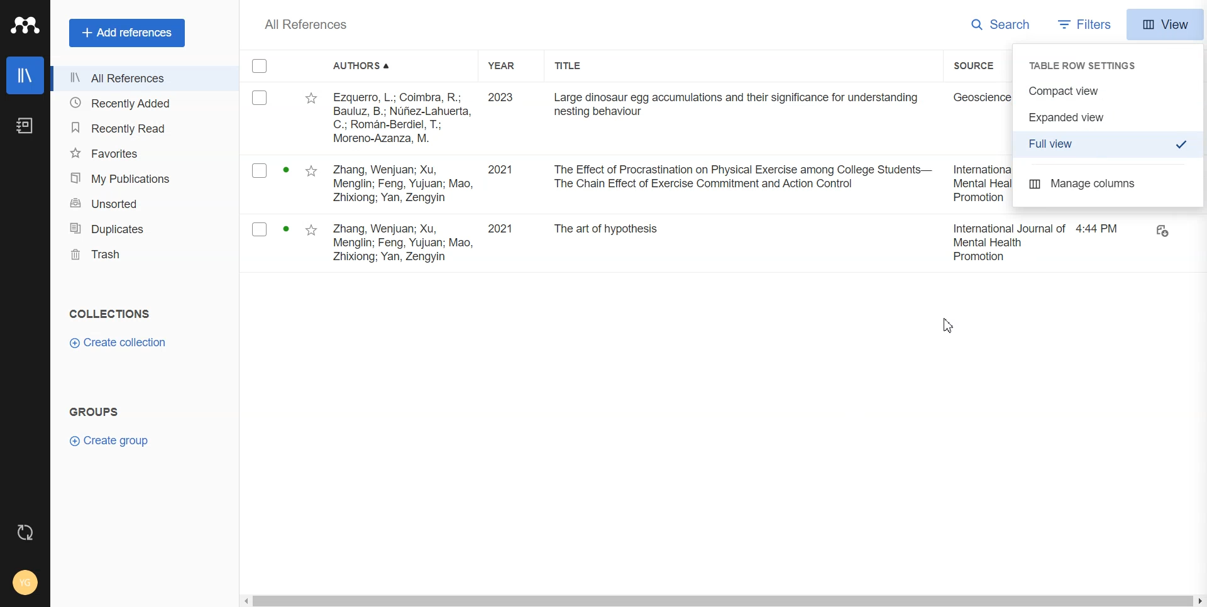 The width and height of the screenshot is (1207, 607). What do you see at coordinates (721, 600) in the screenshot?
I see `Horizontal scroll bar` at bounding box center [721, 600].